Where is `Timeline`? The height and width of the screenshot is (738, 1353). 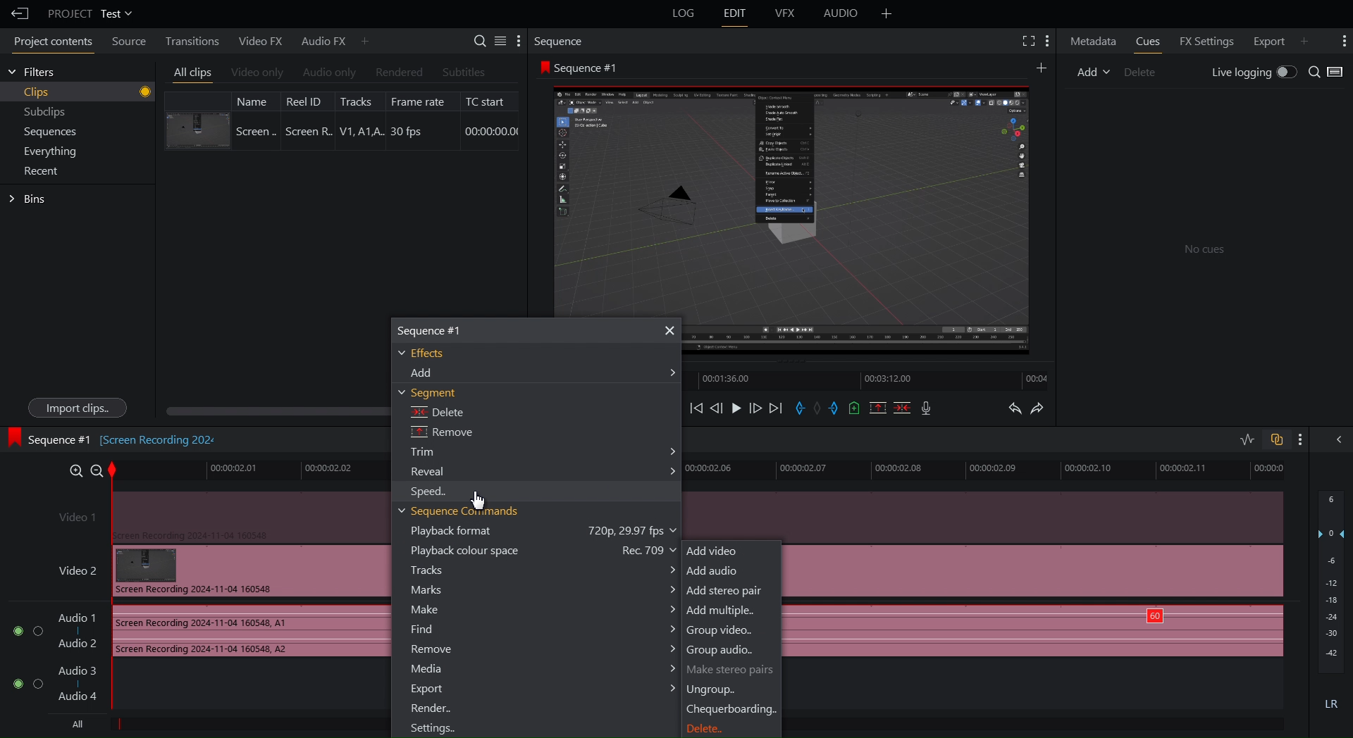 Timeline is located at coordinates (247, 470).